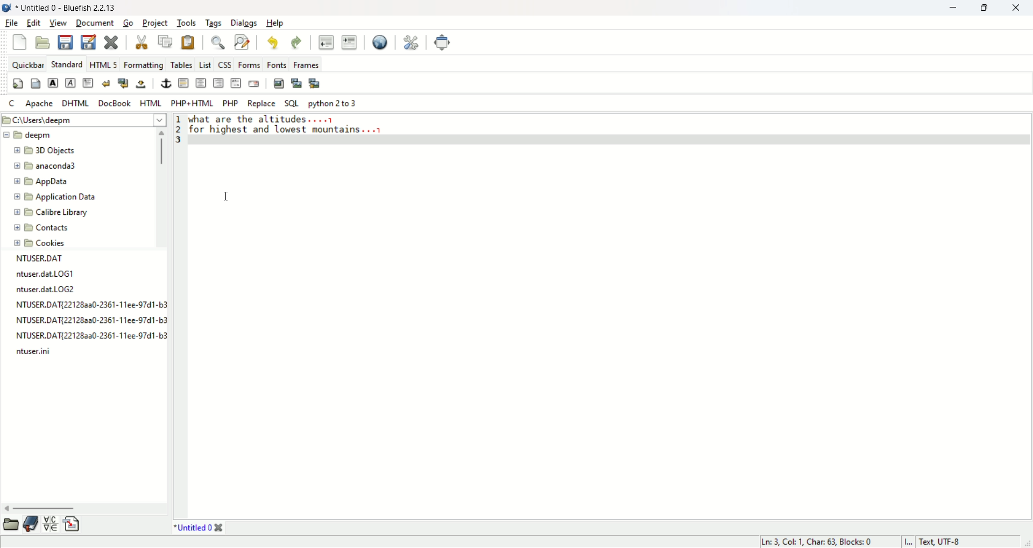  Describe the element at coordinates (162, 190) in the screenshot. I see `vertical scroll bar` at that location.